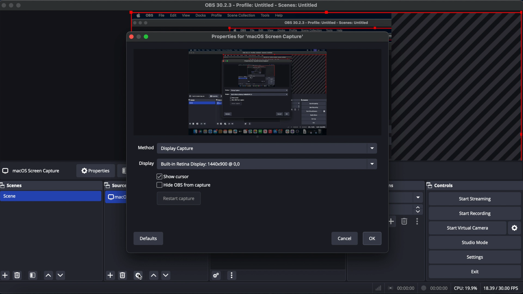  What do you see at coordinates (405, 221) in the screenshot?
I see `remove configurable transition` at bounding box center [405, 221].